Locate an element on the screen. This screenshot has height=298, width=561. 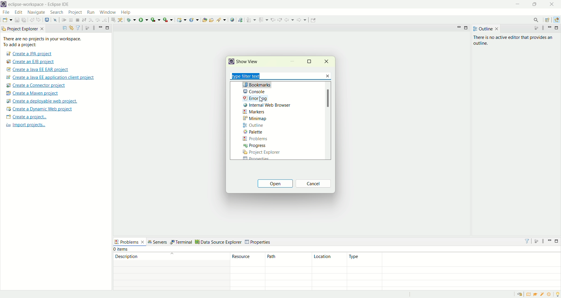
import projects is located at coordinates (29, 127).